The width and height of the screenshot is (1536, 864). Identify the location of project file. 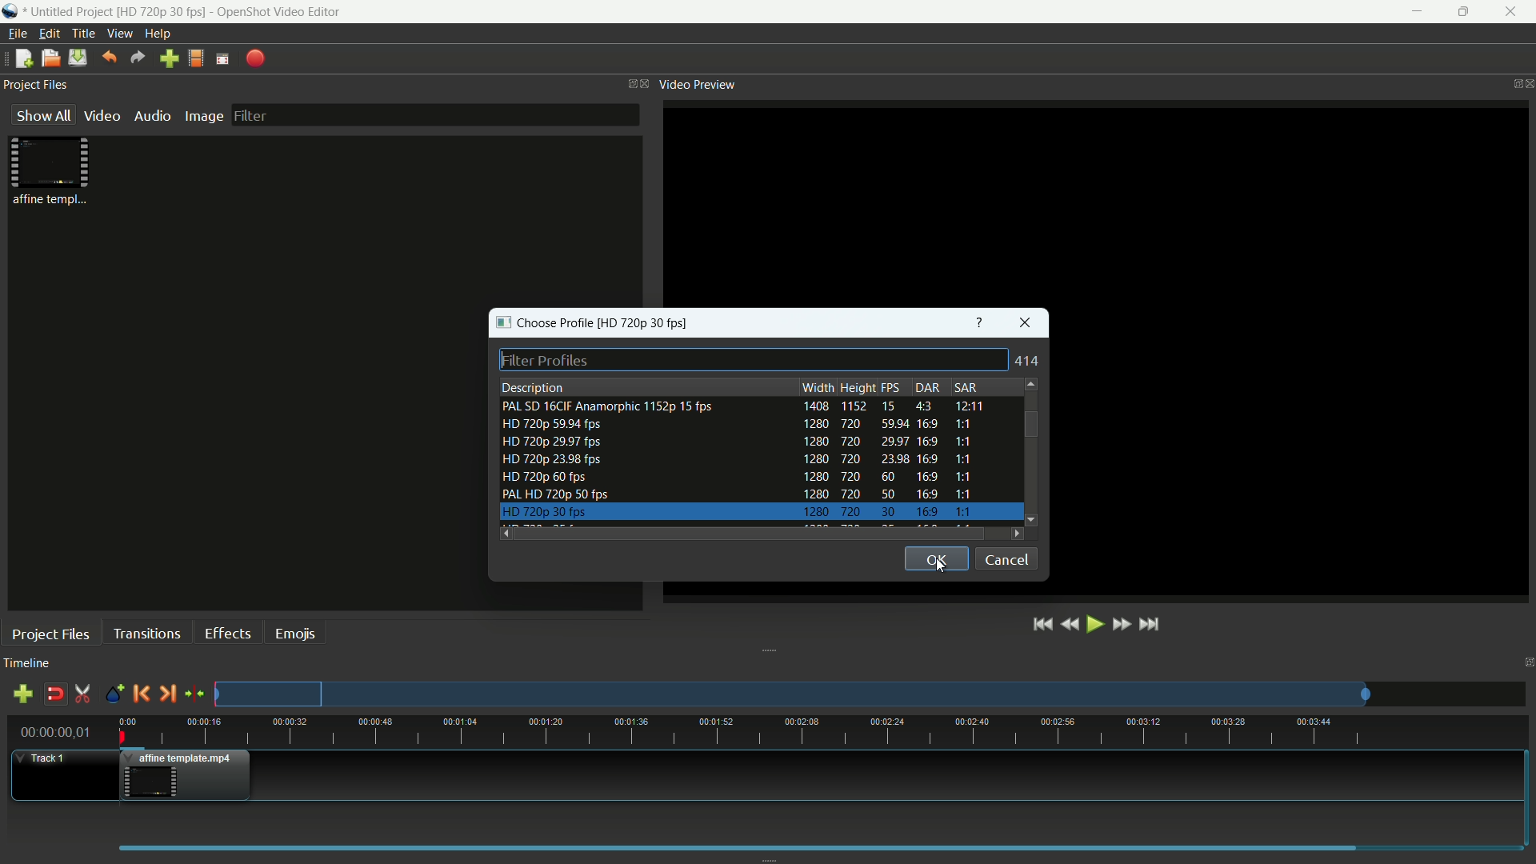
(51, 171).